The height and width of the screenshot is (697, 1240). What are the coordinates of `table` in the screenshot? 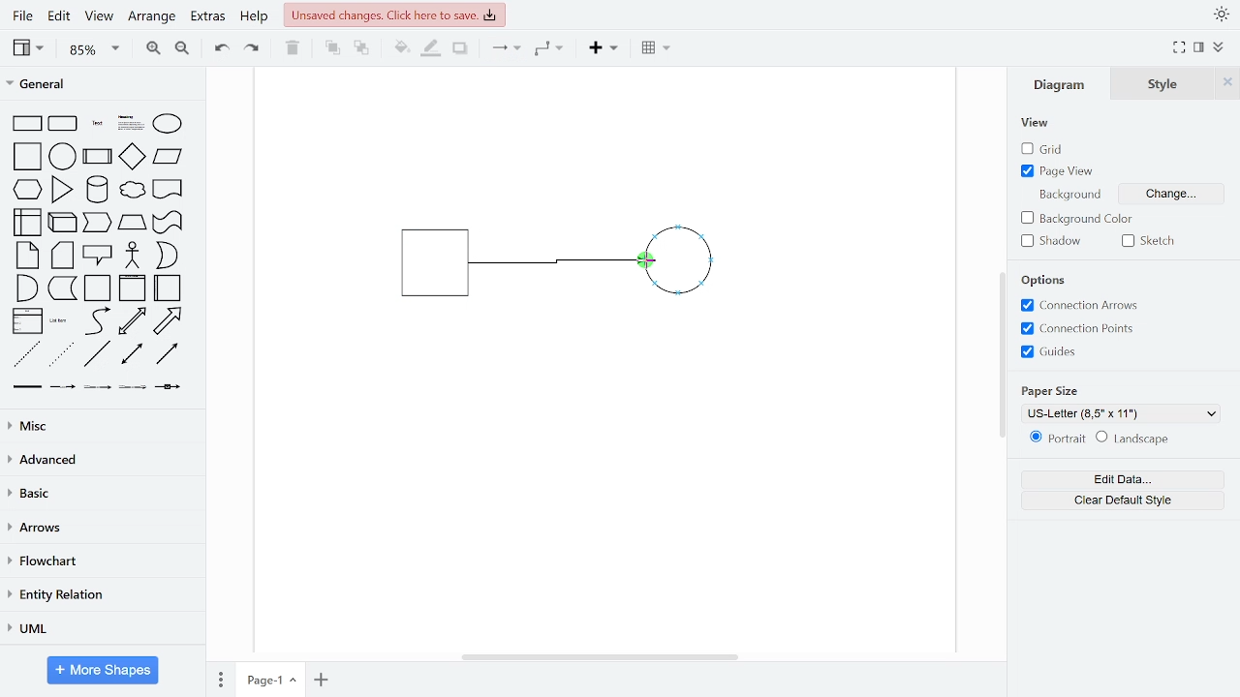 It's located at (658, 49).